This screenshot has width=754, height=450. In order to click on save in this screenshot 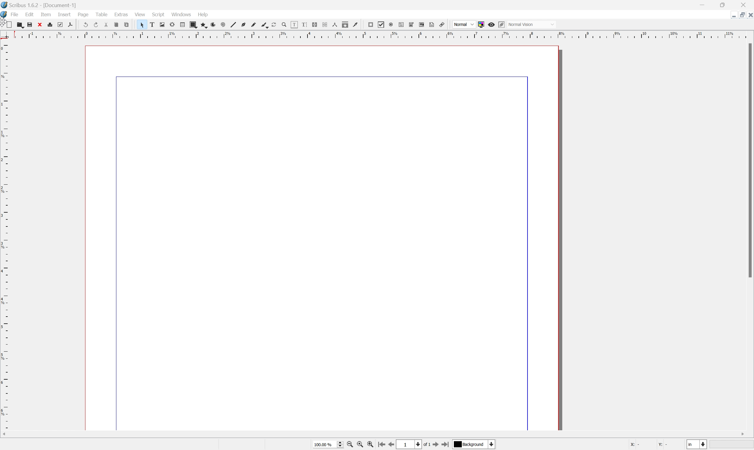, I will do `click(29, 24)`.